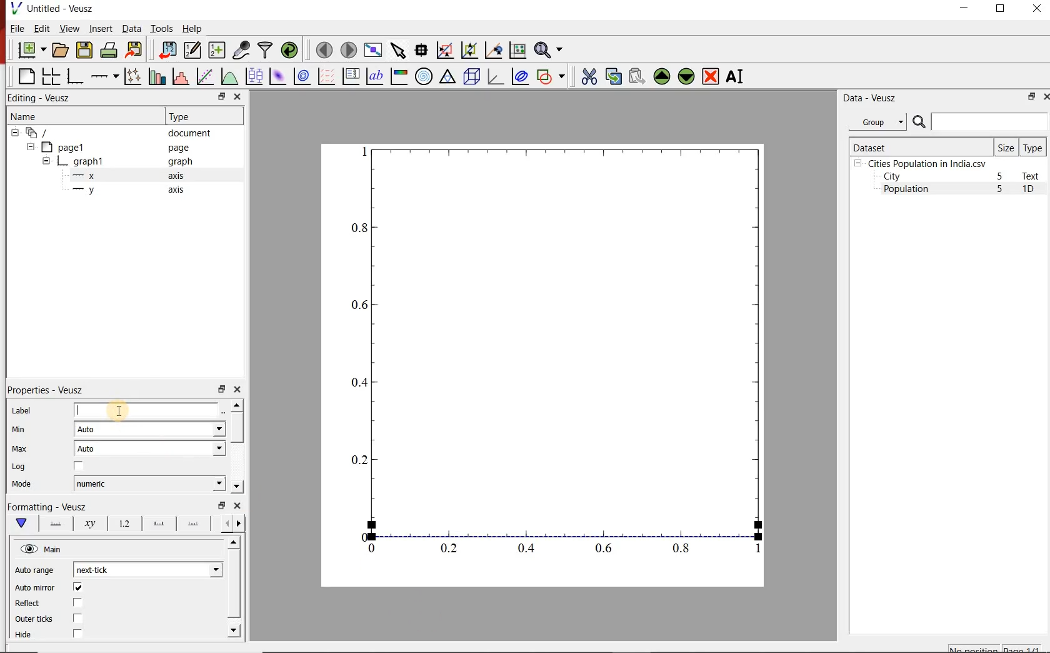 This screenshot has width=1050, height=653. What do you see at coordinates (1045, 96) in the screenshot?
I see `close` at bounding box center [1045, 96].